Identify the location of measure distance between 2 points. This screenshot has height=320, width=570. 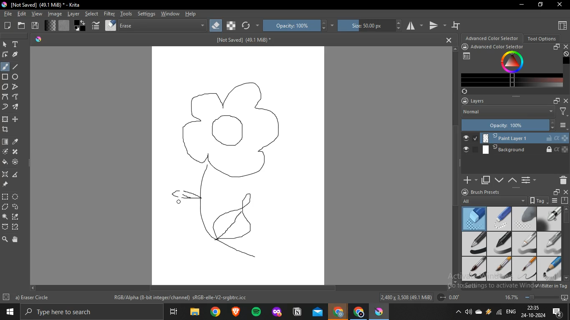
(16, 175).